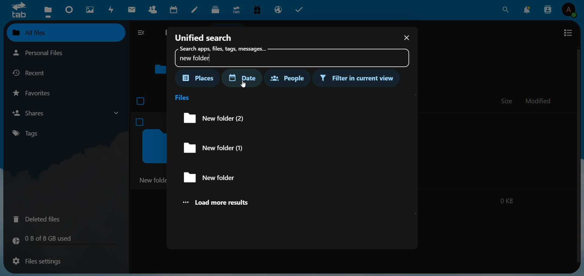 The image size is (584, 276). What do you see at coordinates (161, 70) in the screenshot?
I see `folder icon` at bounding box center [161, 70].